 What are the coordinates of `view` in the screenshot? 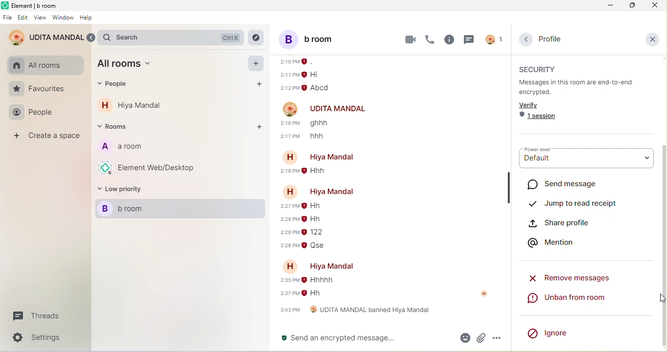 It's located at (41, 17).